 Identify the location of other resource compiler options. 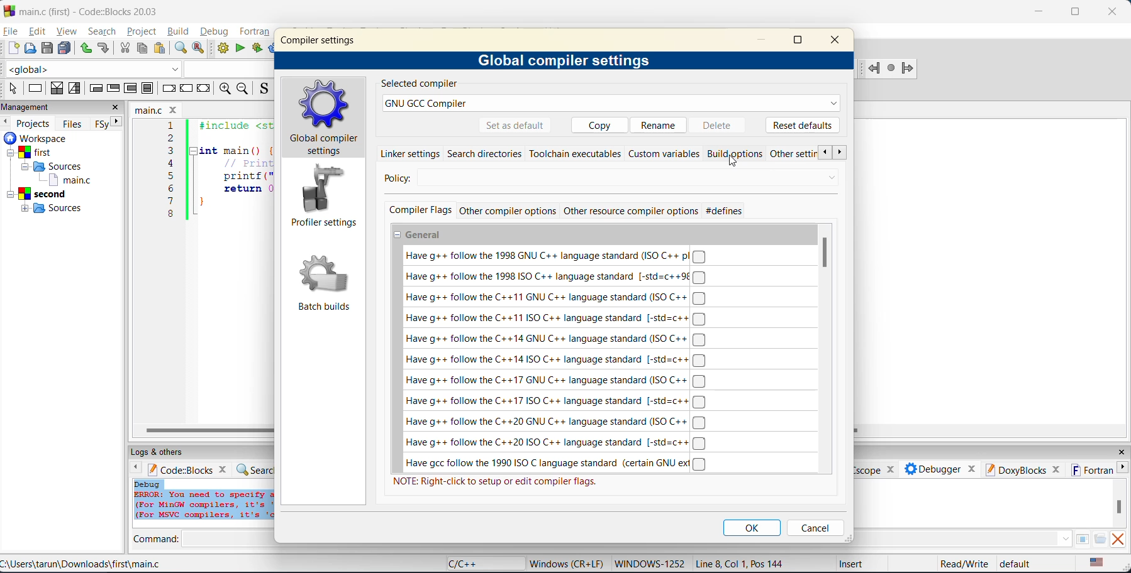
(631, 212).